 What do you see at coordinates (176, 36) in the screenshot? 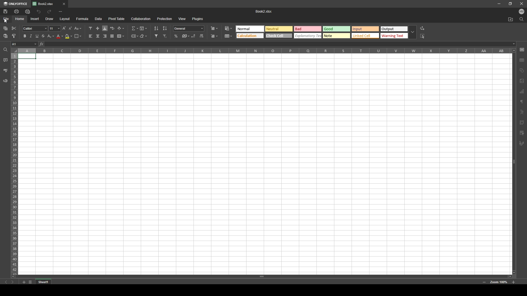
I see `percentage` at bounding box center [176, 36].